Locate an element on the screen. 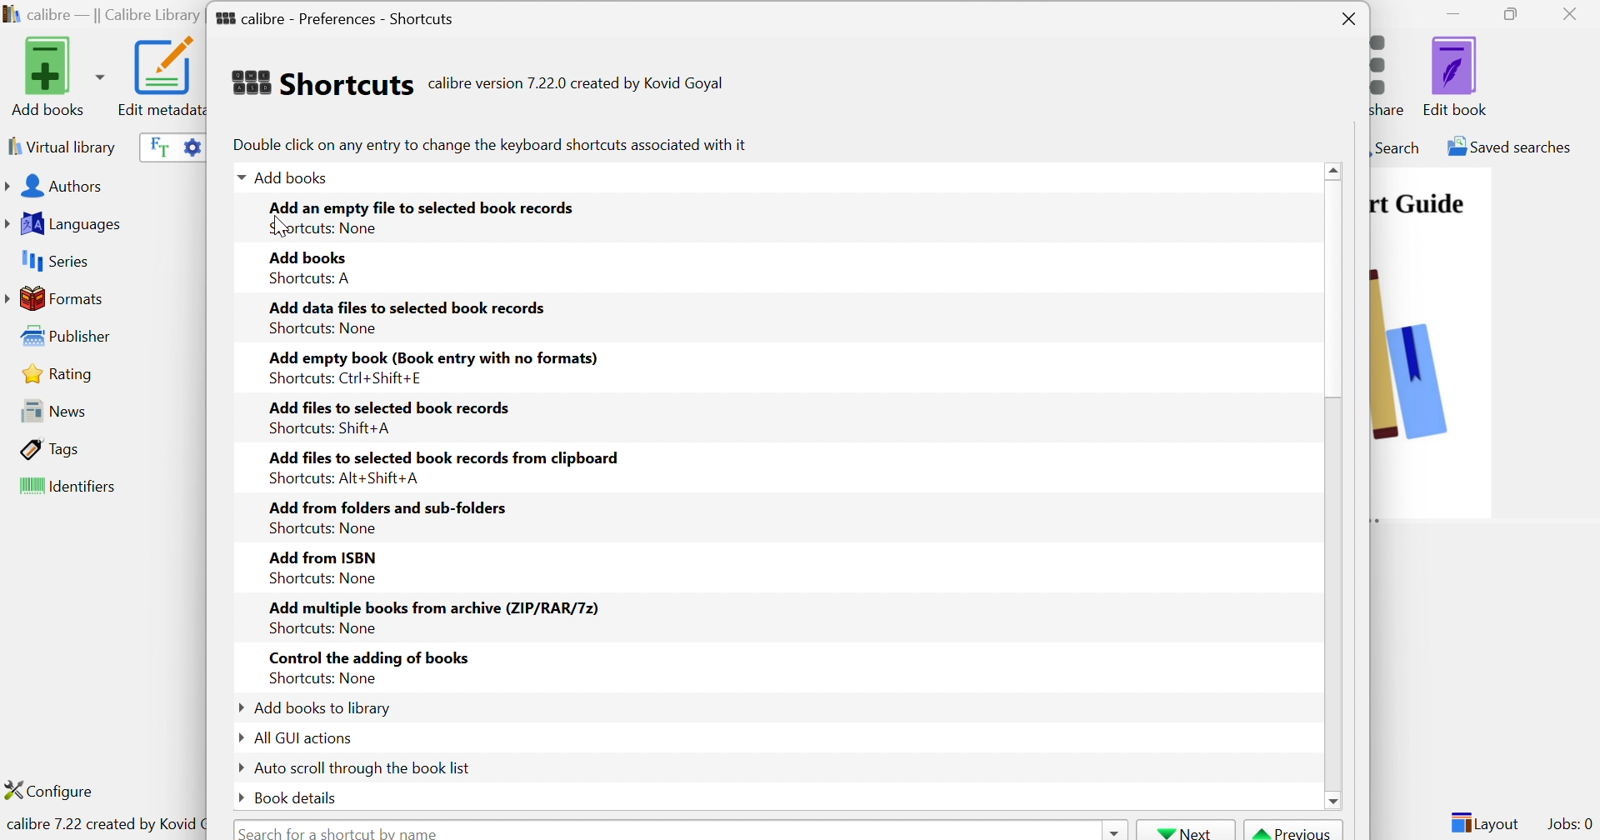  Shortcuts: None is located at coordinates (321, 528).